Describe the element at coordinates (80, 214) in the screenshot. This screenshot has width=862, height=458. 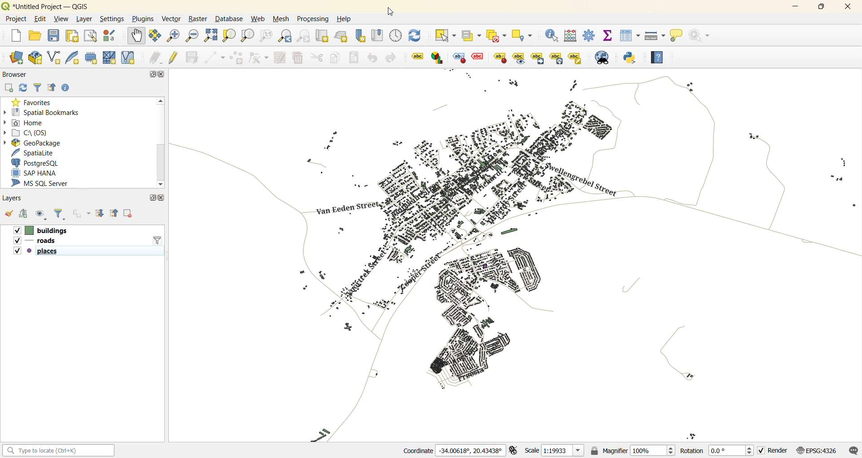
I see `filter by experience` at that location.